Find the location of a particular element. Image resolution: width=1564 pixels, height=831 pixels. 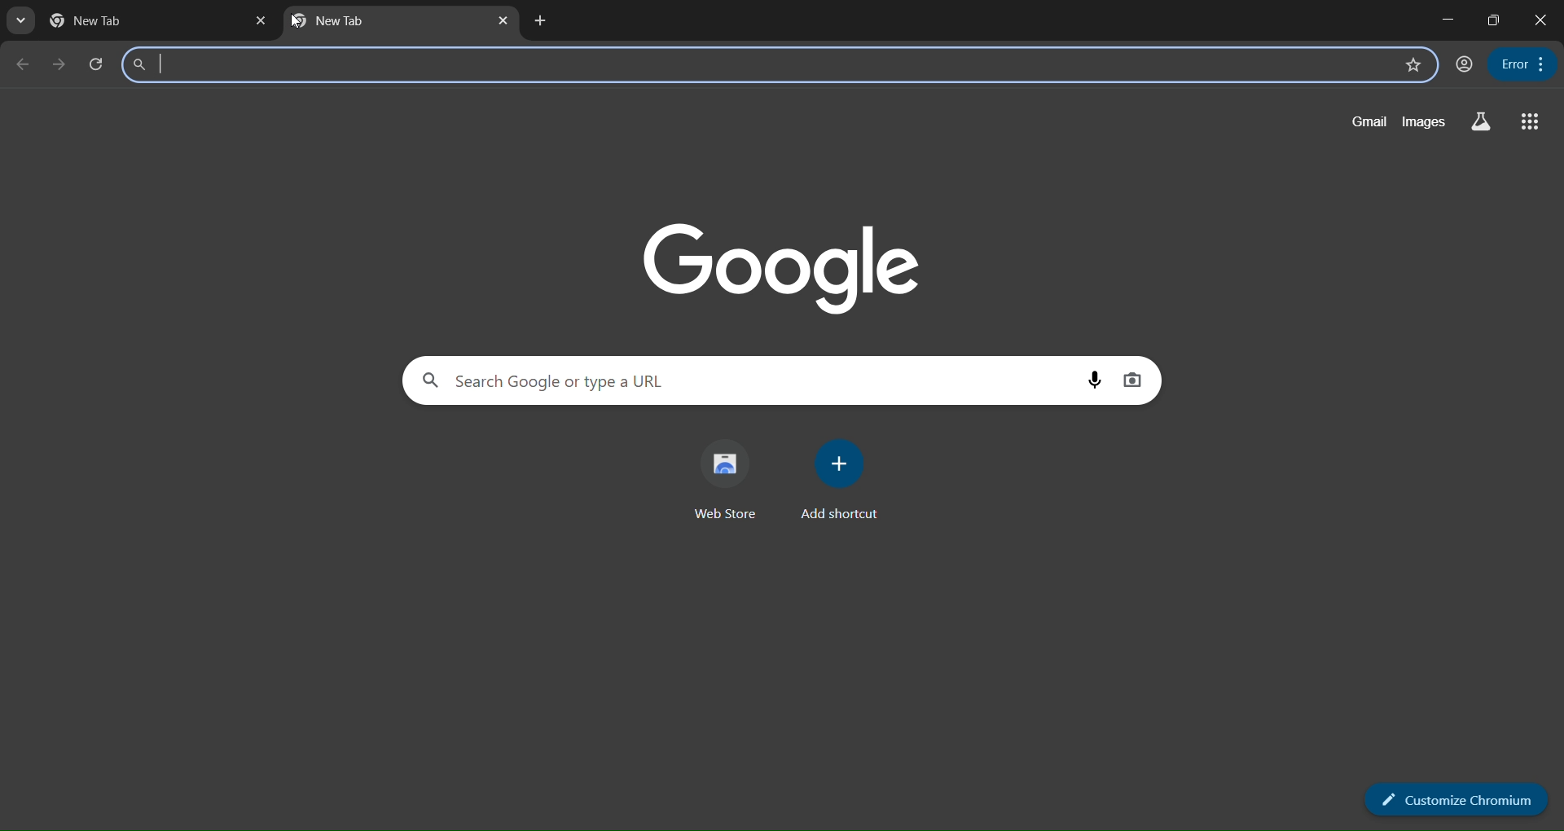

google lens is located at coordinates (1131, 380).